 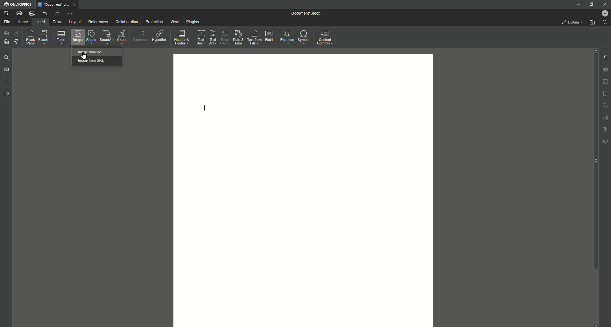 What do you see at coordinates (304, 37) in the screenshot?
I see `Symbol` at bounding box center [304, 37].